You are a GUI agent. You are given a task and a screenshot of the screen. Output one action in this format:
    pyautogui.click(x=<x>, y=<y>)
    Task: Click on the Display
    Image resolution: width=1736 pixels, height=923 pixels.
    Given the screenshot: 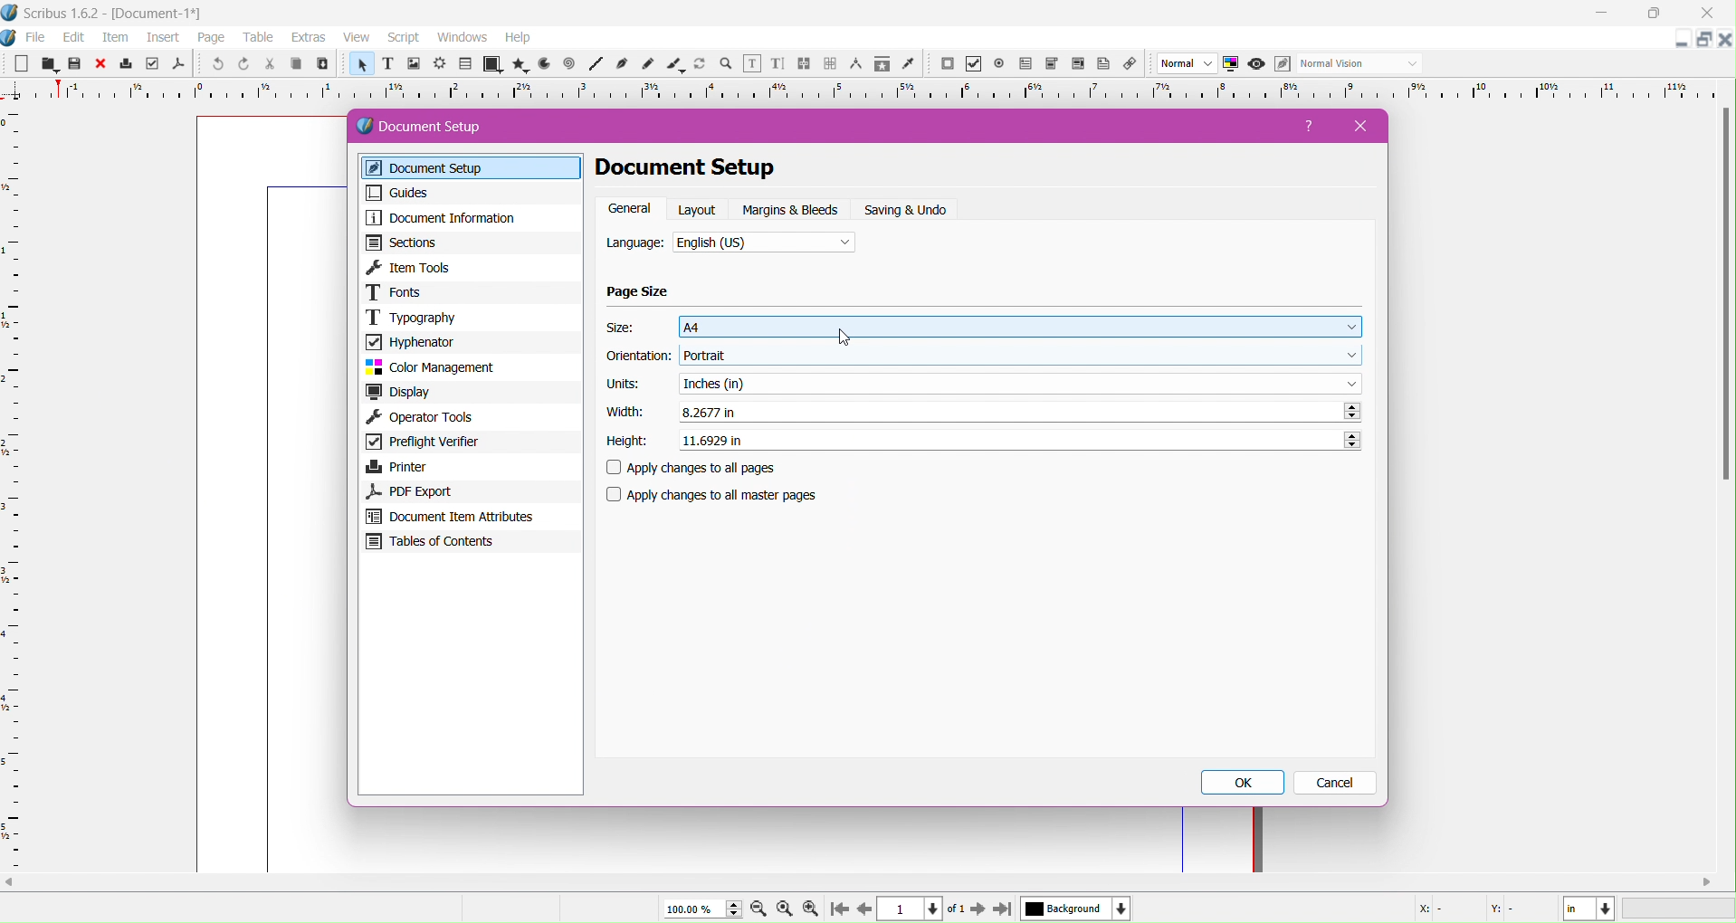 What is the action you would take?
    pyautogui.click(x=472, y=393)
    